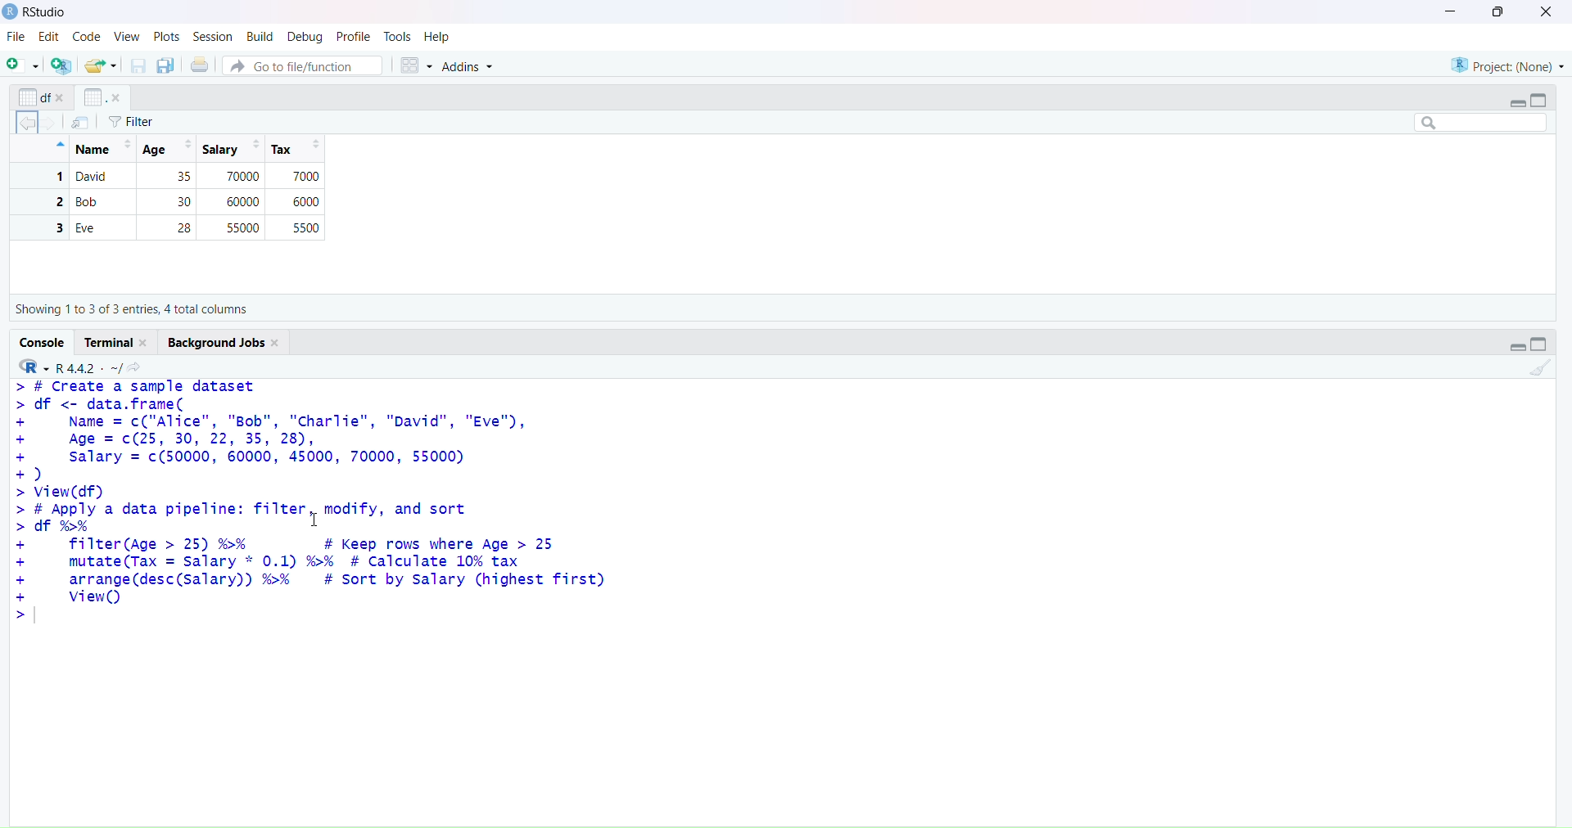  I want to click on build, so click(261, 37).